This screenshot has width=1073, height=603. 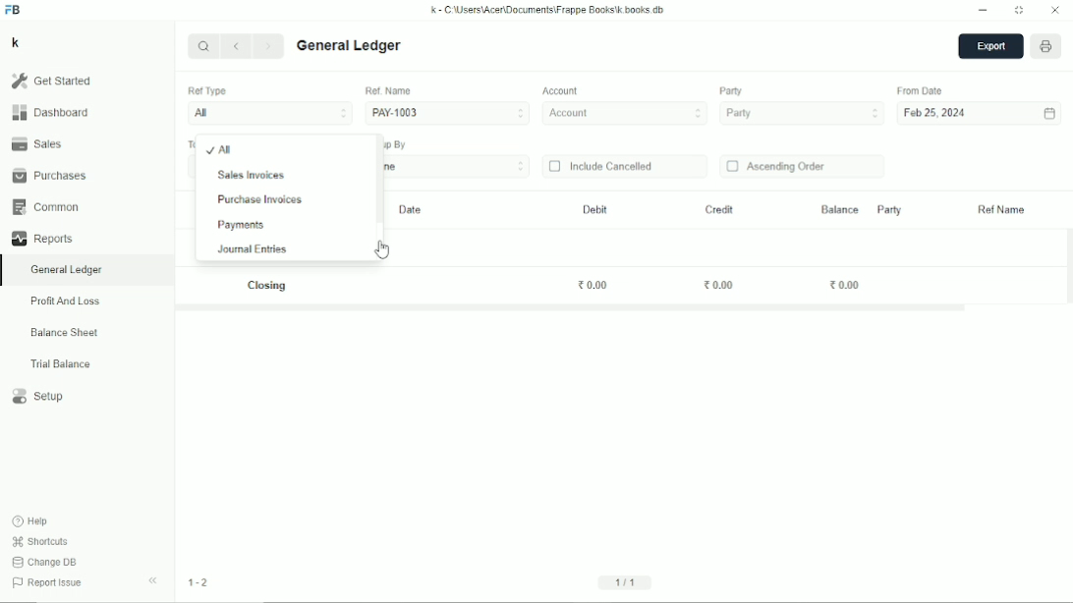 I want to click on 0.00, so click(x=719, y=286).